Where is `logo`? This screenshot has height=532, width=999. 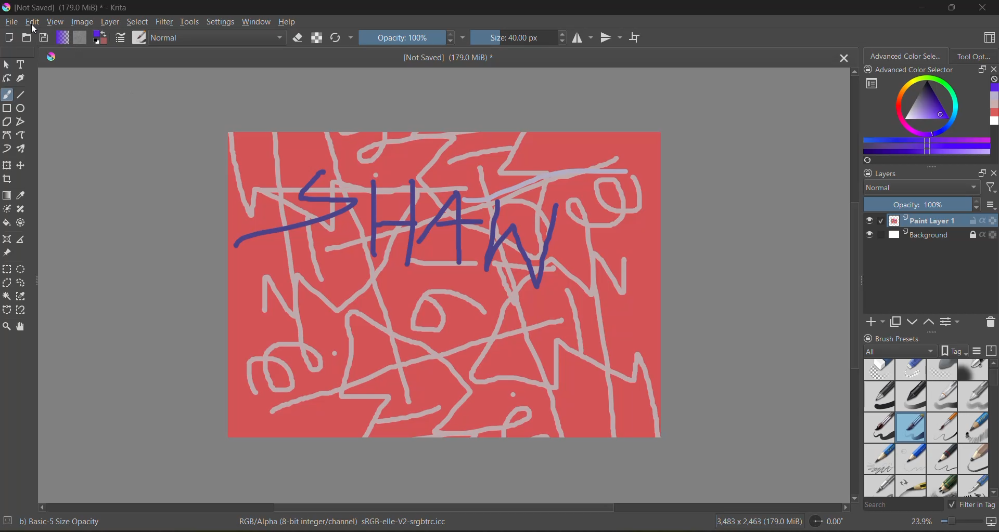 logo is located at coordinates (53, 57).